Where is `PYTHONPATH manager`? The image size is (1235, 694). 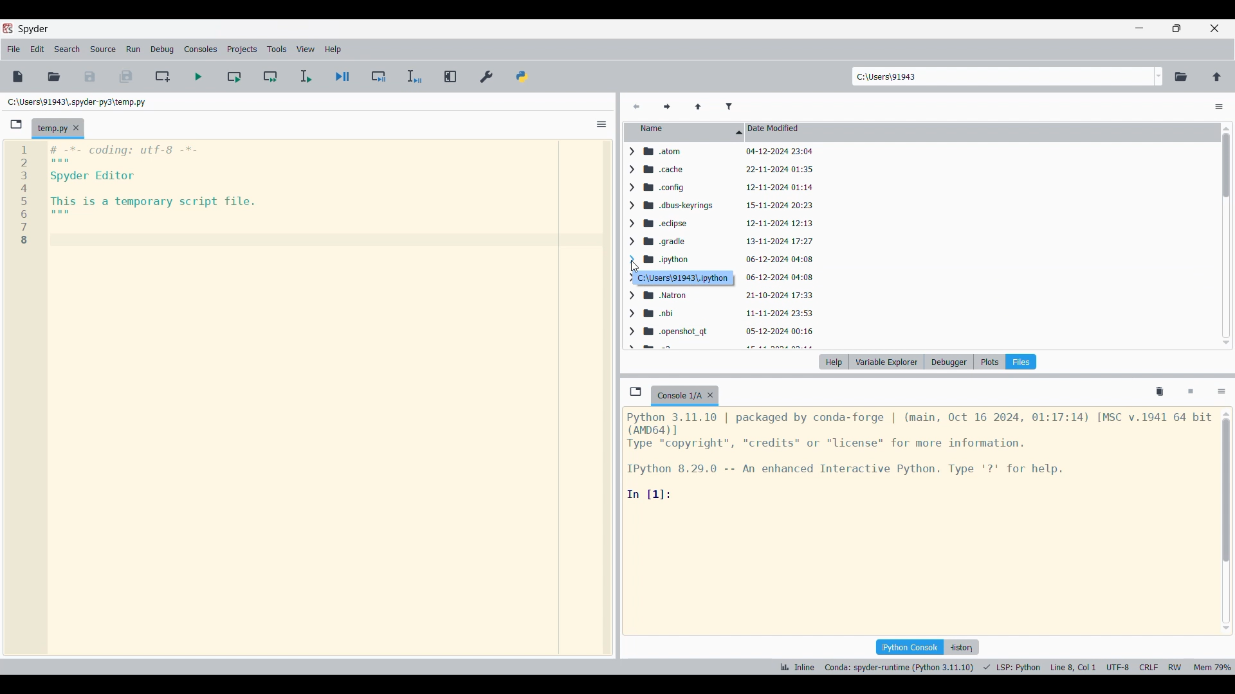
PYTHONPATH manager is located at coordinates (522, 77).